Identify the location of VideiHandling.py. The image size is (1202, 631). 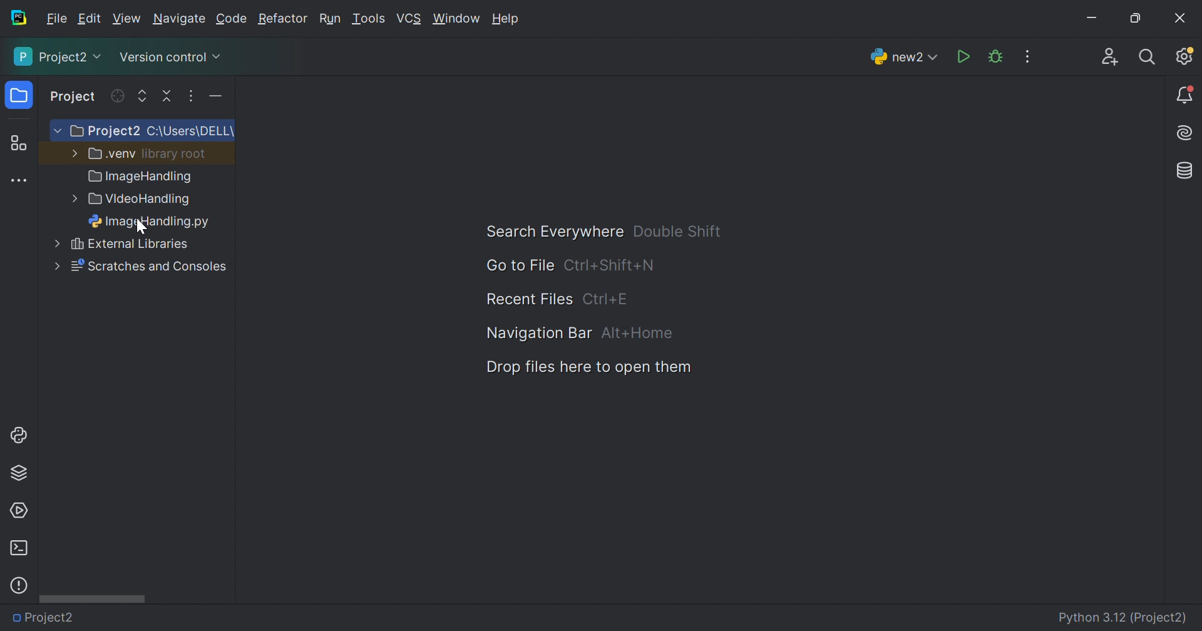
(143, 245).